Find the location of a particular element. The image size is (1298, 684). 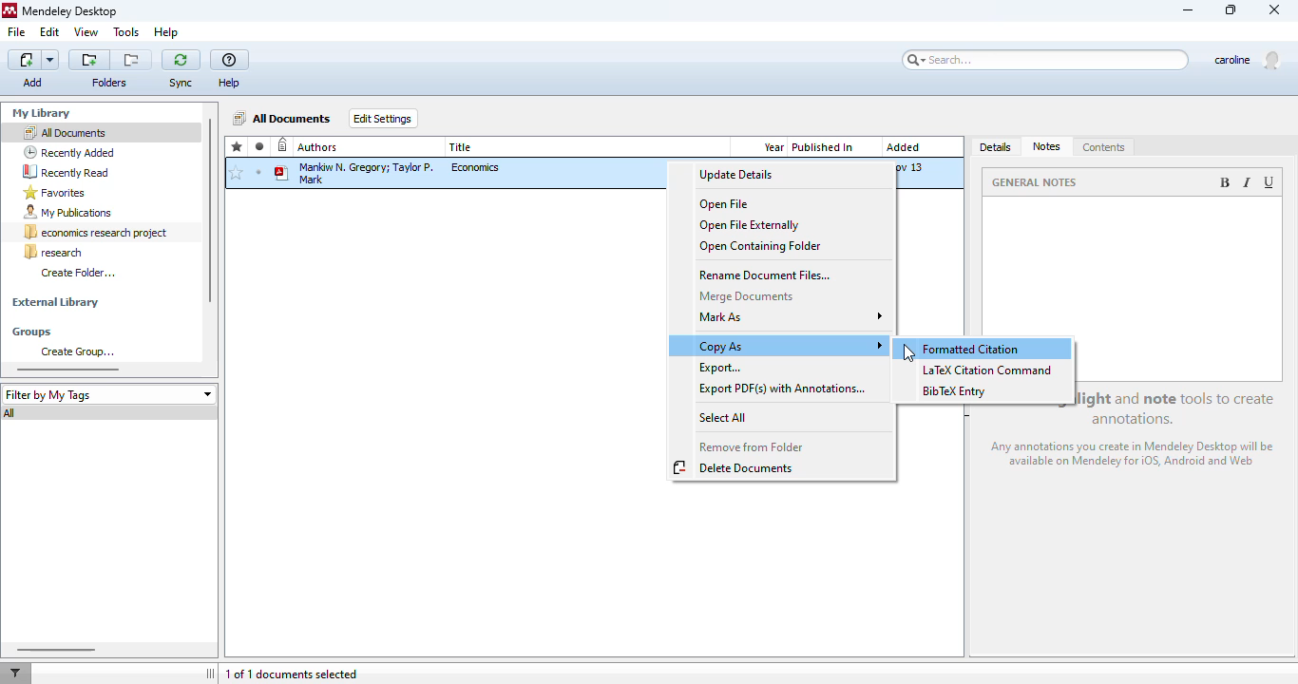

create group is located at coordinates (77, 351).